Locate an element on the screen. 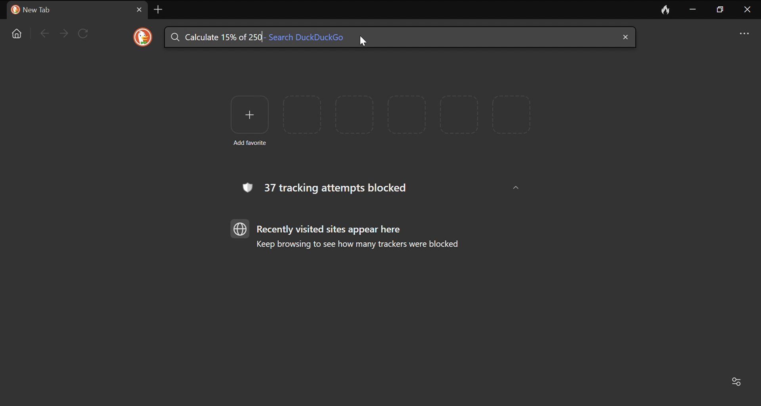  browser logo is located at coordinates (241, 228).